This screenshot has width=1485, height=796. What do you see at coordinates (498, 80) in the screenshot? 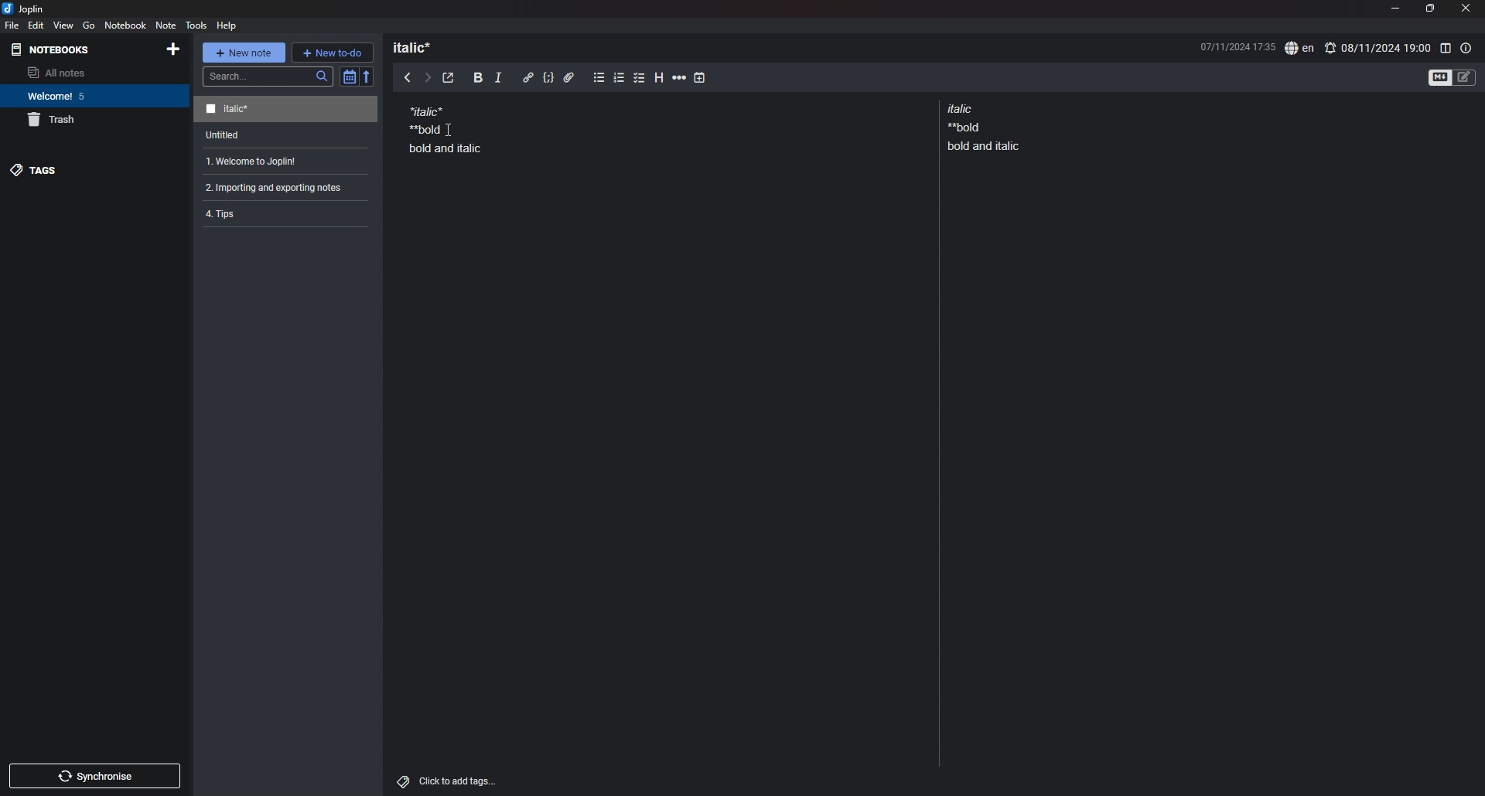
I see `italic` at bounding box center [498, 80].